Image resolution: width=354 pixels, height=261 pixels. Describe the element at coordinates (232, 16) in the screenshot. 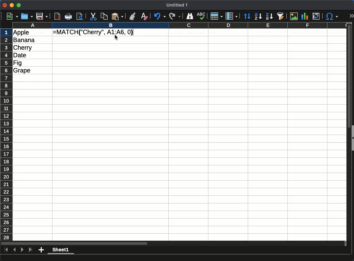

I see `column` at that location.